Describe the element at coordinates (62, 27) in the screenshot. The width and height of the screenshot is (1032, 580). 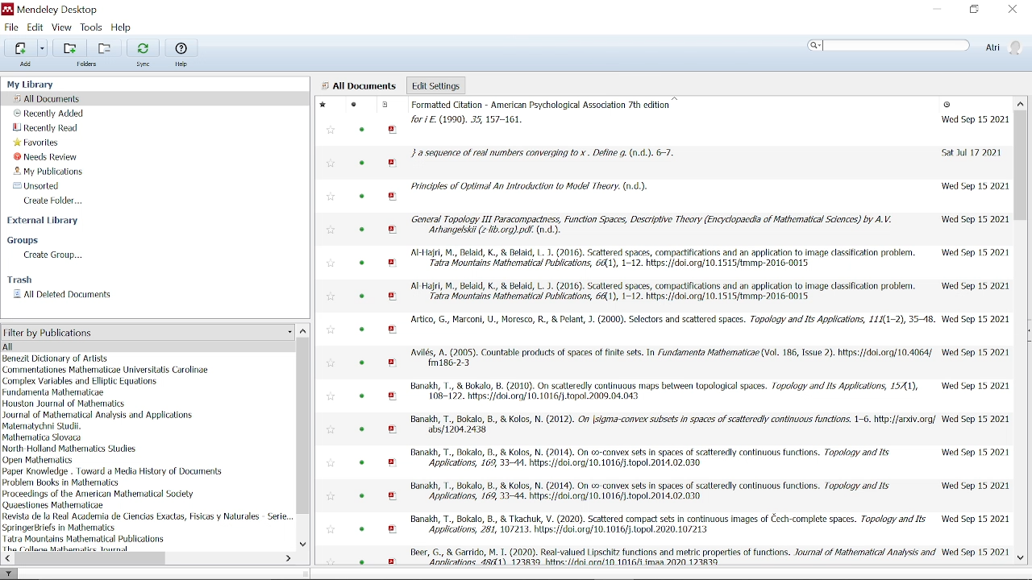
I see `View` at that location.